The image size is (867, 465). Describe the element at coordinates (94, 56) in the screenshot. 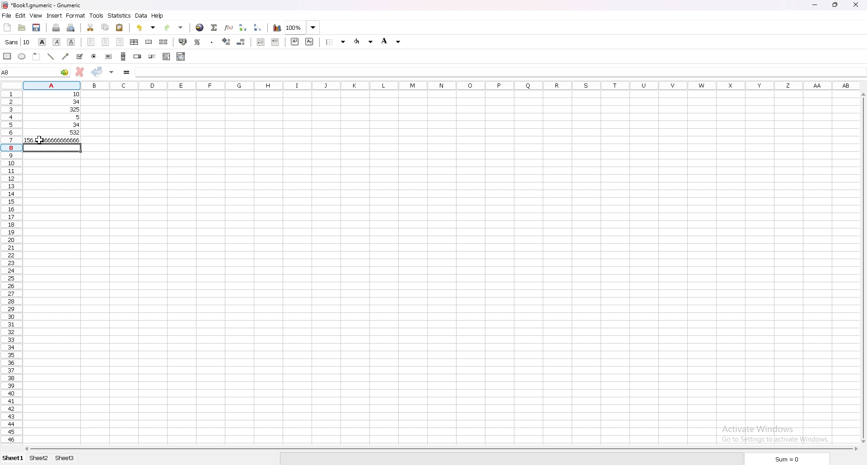

I see `radio button` at that location.